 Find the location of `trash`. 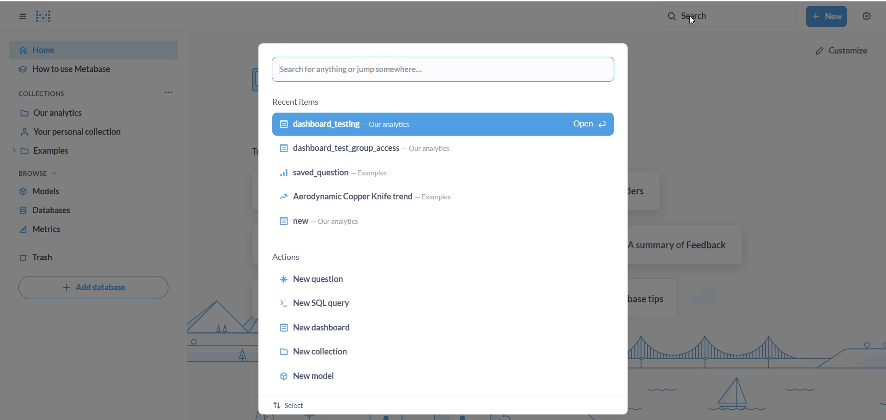

trash is located at coordinates (60, 255).